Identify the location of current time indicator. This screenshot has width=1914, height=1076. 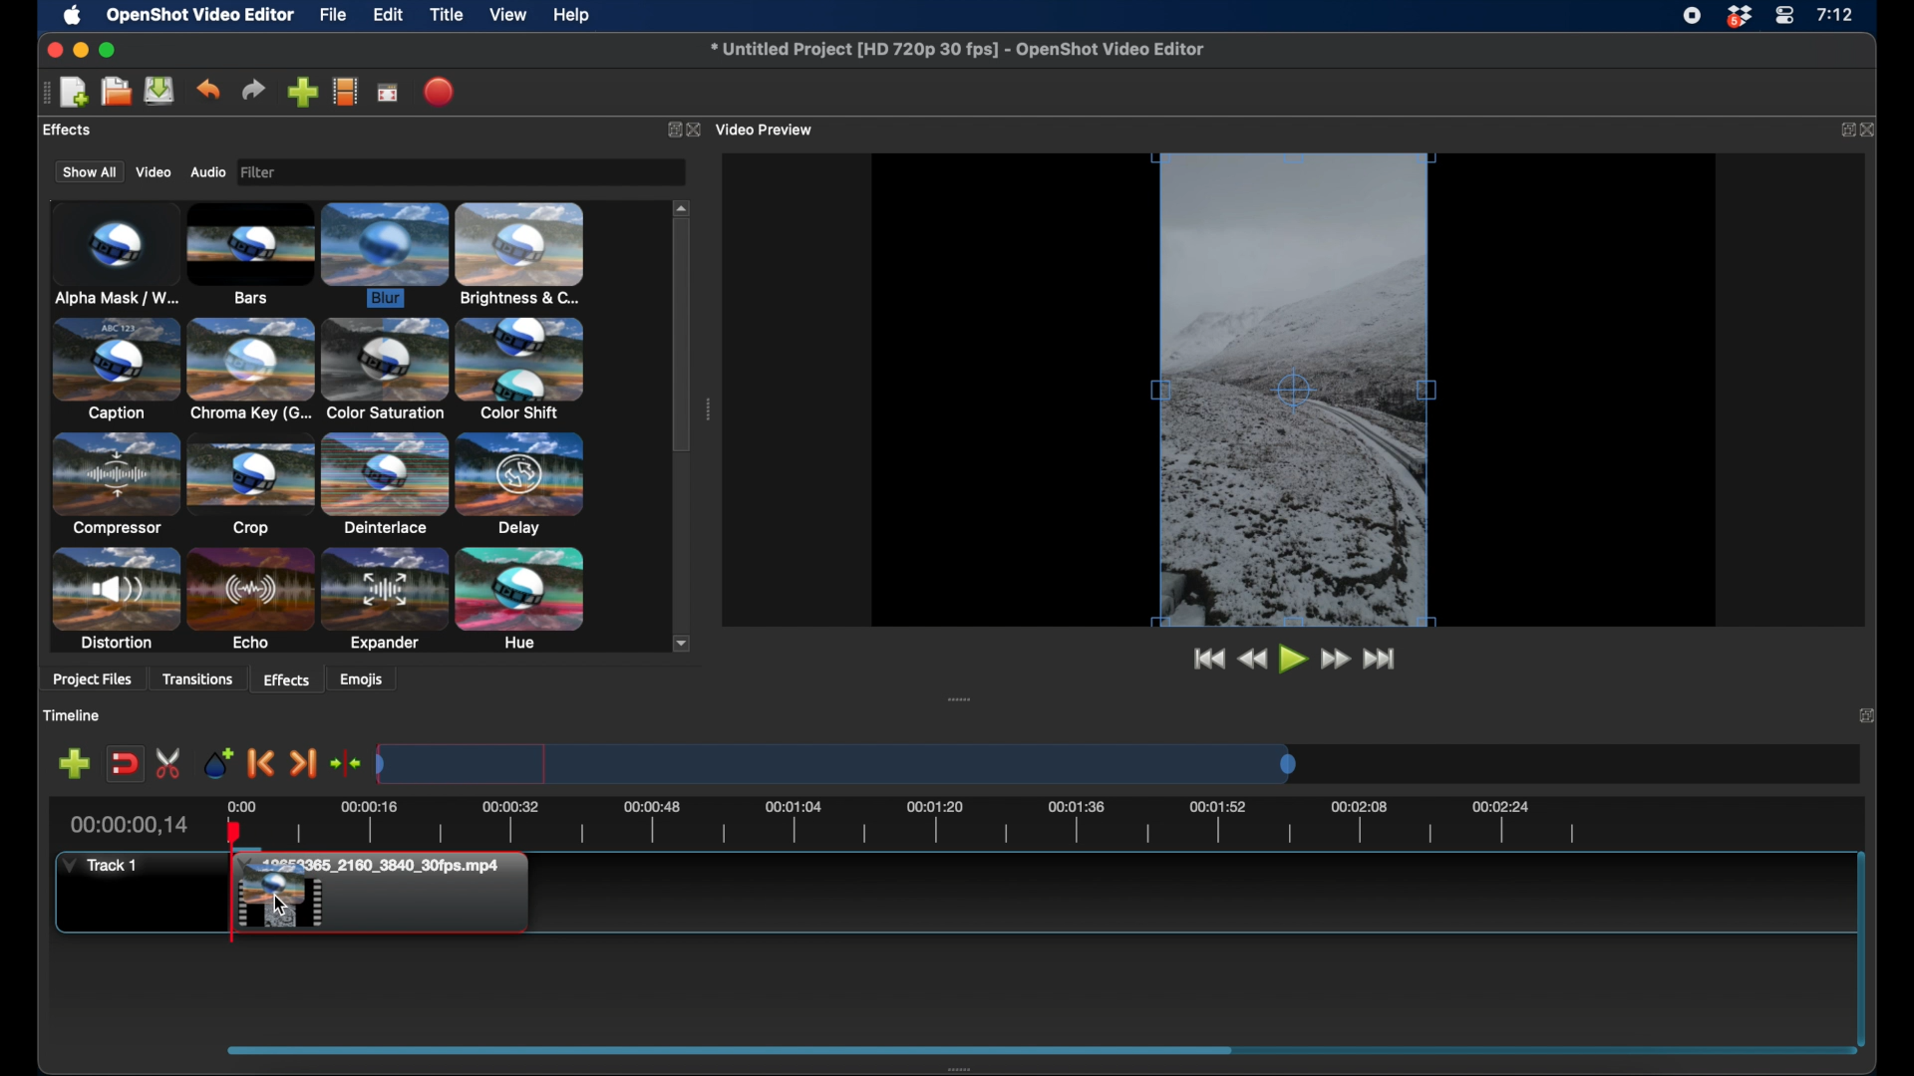
(131, 825).